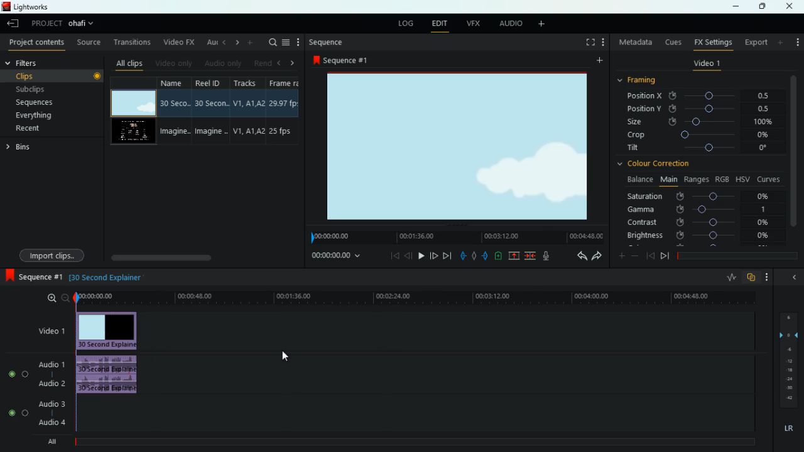 The height and width of the screenshot is (452, 804). Describe the element at coordinates (35, 43) in the screenshot. I see `project contents` at that location.